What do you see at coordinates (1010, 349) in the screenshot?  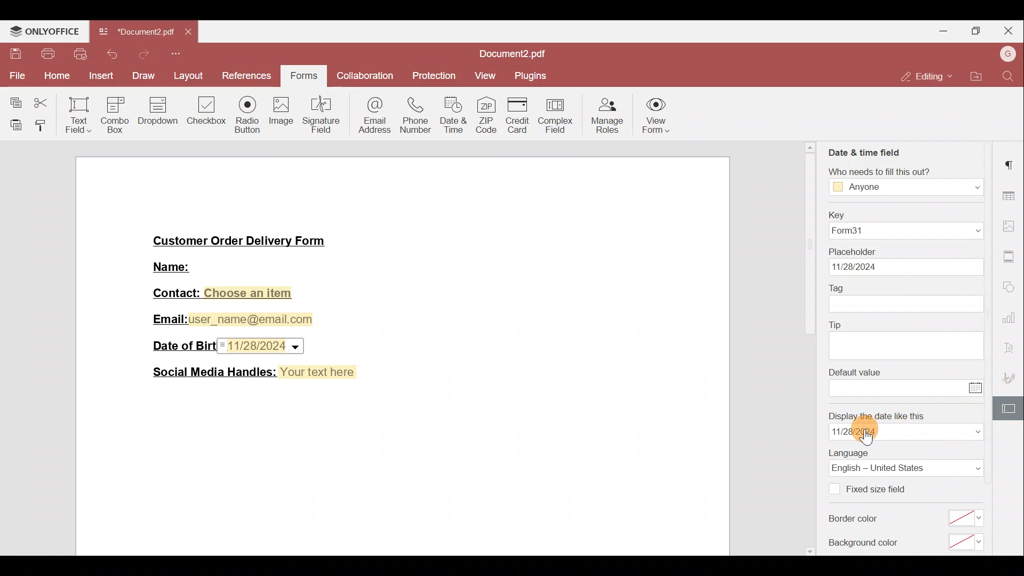 I see `Font settings` at bounding box center [1010, 349].